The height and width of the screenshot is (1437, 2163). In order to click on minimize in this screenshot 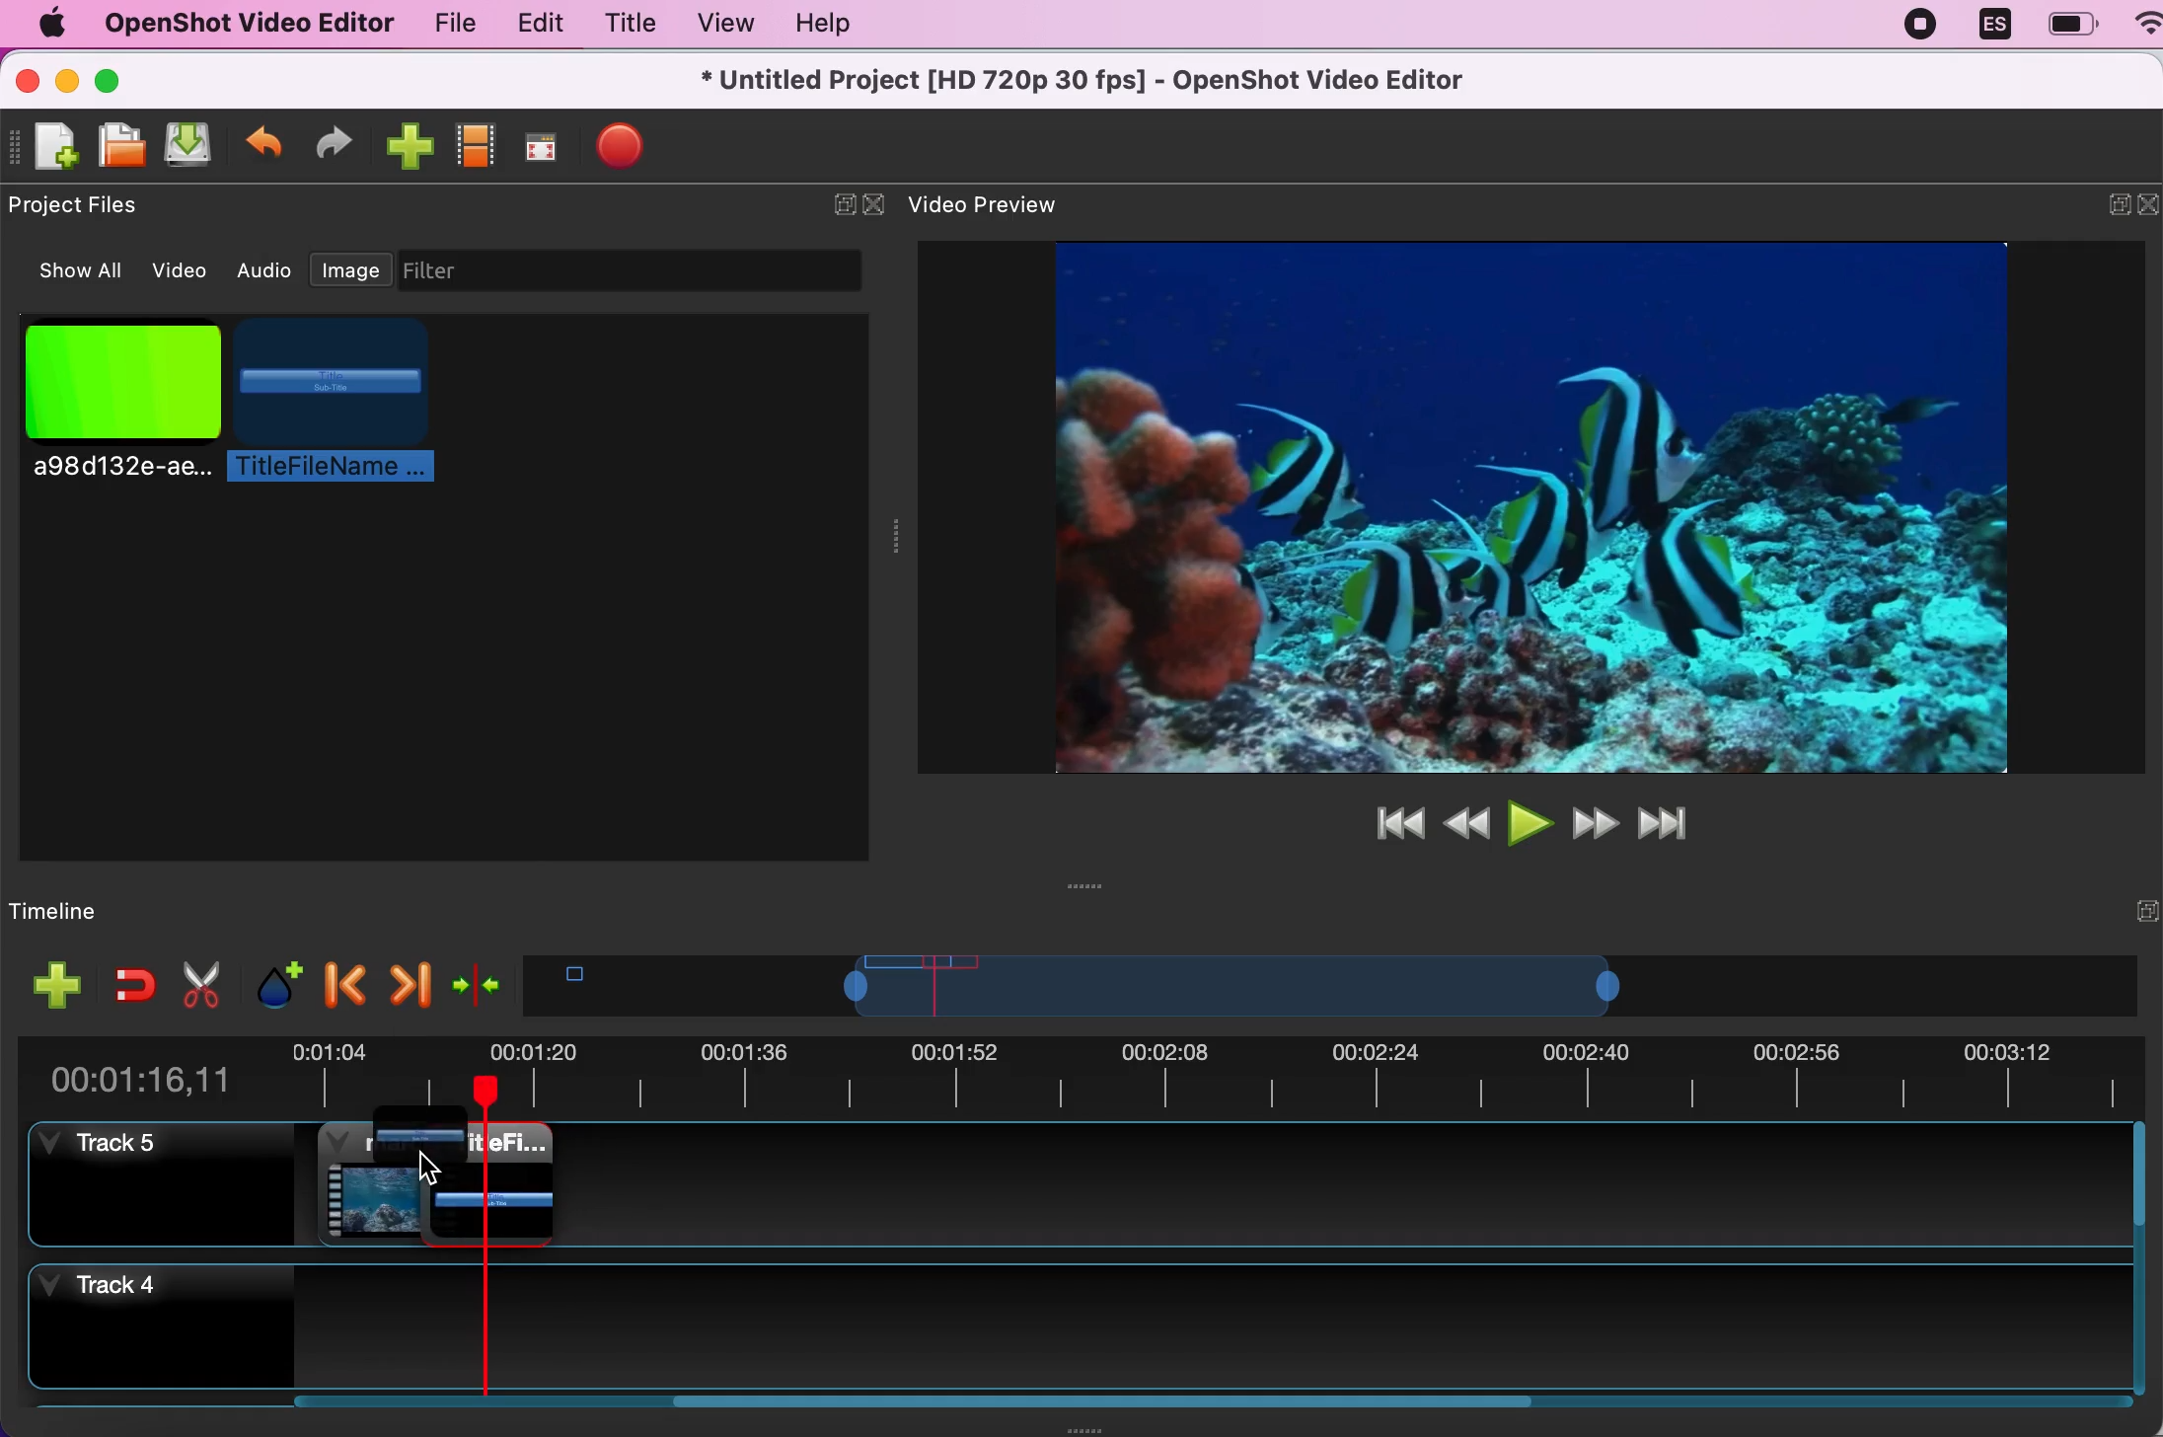, I will do `click(2104, 208)`.